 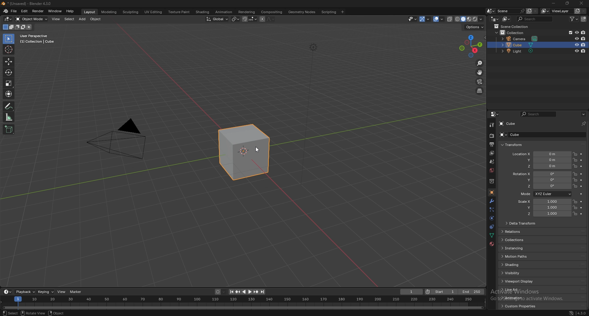 What do you see at coordinates (8, 117) in the screenshot?
I see `measure` at bounding box center [8, 117].